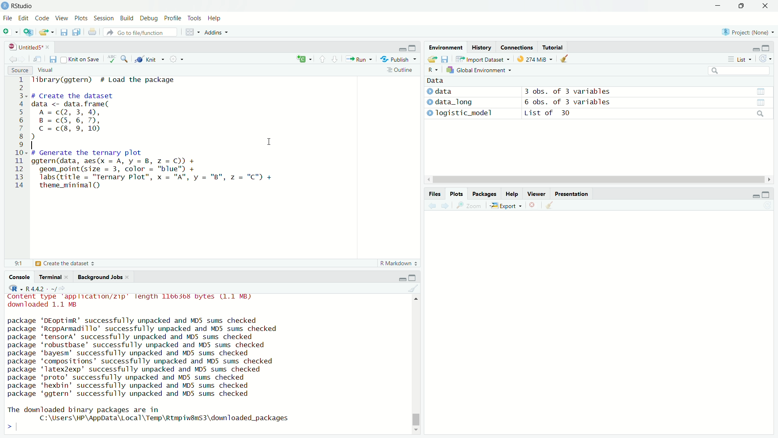 Image resolution: width=778 pixels, height=438 pixels. Describe the element at coordinates (765, 102) in the screenshot. I see `view` at that location.